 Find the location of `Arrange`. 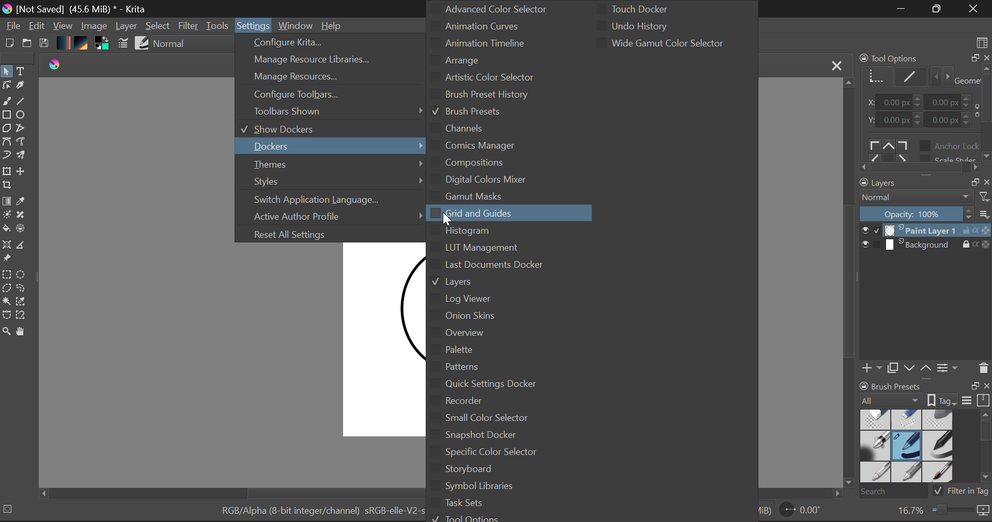

Arrange is located at coordinates (483, 60).